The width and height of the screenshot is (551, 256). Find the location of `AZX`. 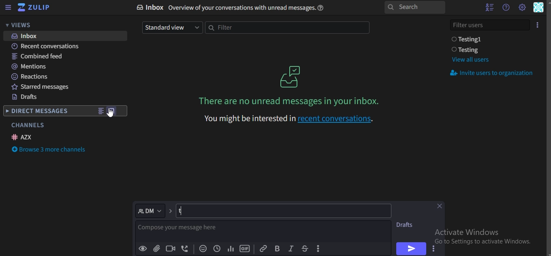

AZX is located at coordinates (23, 137).